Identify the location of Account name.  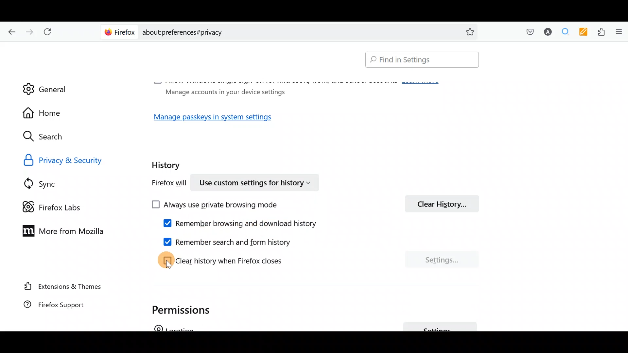
(546, 33).